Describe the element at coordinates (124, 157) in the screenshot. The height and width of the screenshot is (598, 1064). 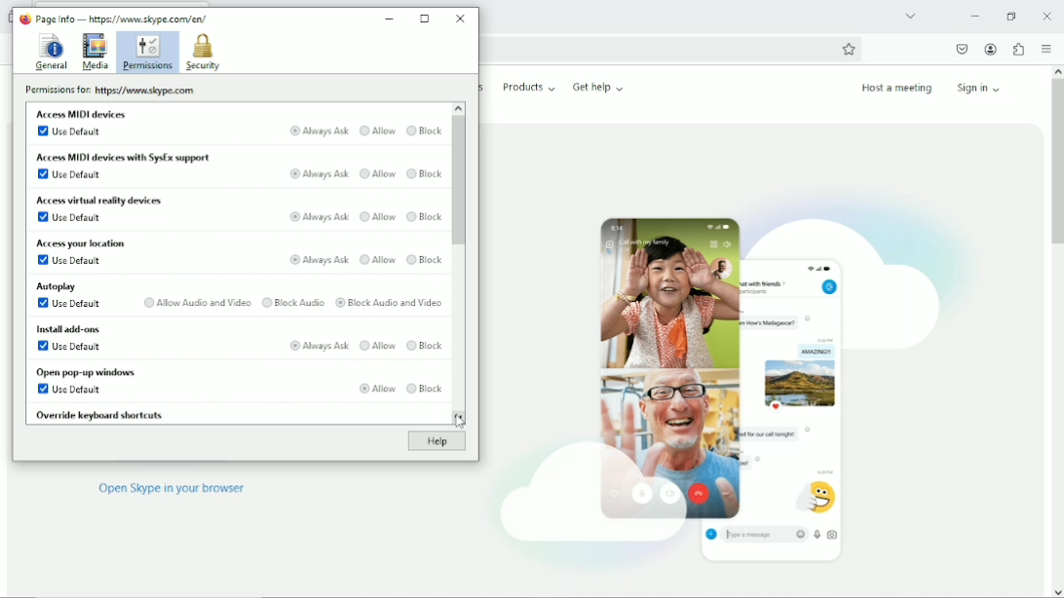
I see `Access MIDI devices with SysFx support` at that location.